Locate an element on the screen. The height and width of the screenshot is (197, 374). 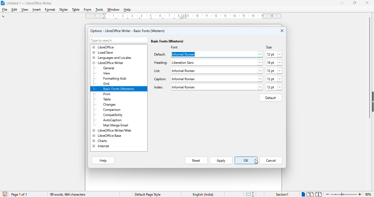
cancel is located at coordinates (271, 160).